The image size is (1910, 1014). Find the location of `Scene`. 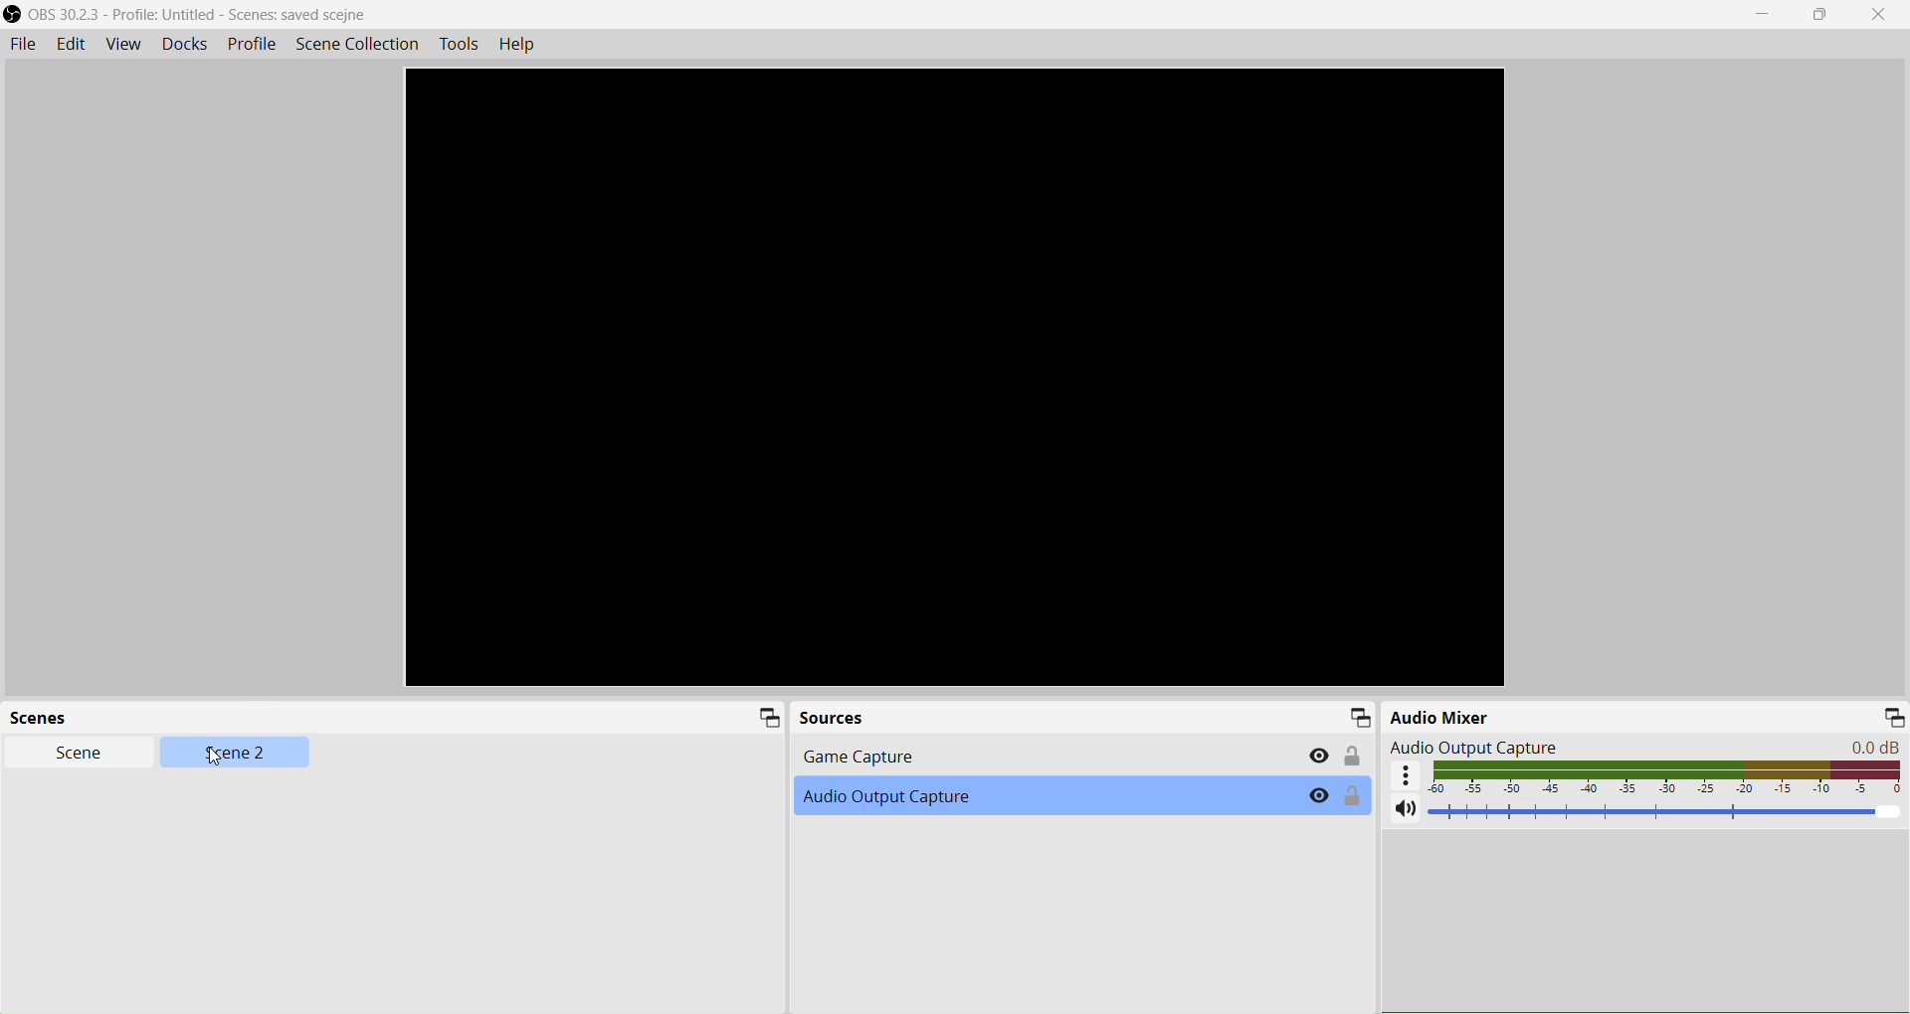

Scene is located at coordinates (46, 717).